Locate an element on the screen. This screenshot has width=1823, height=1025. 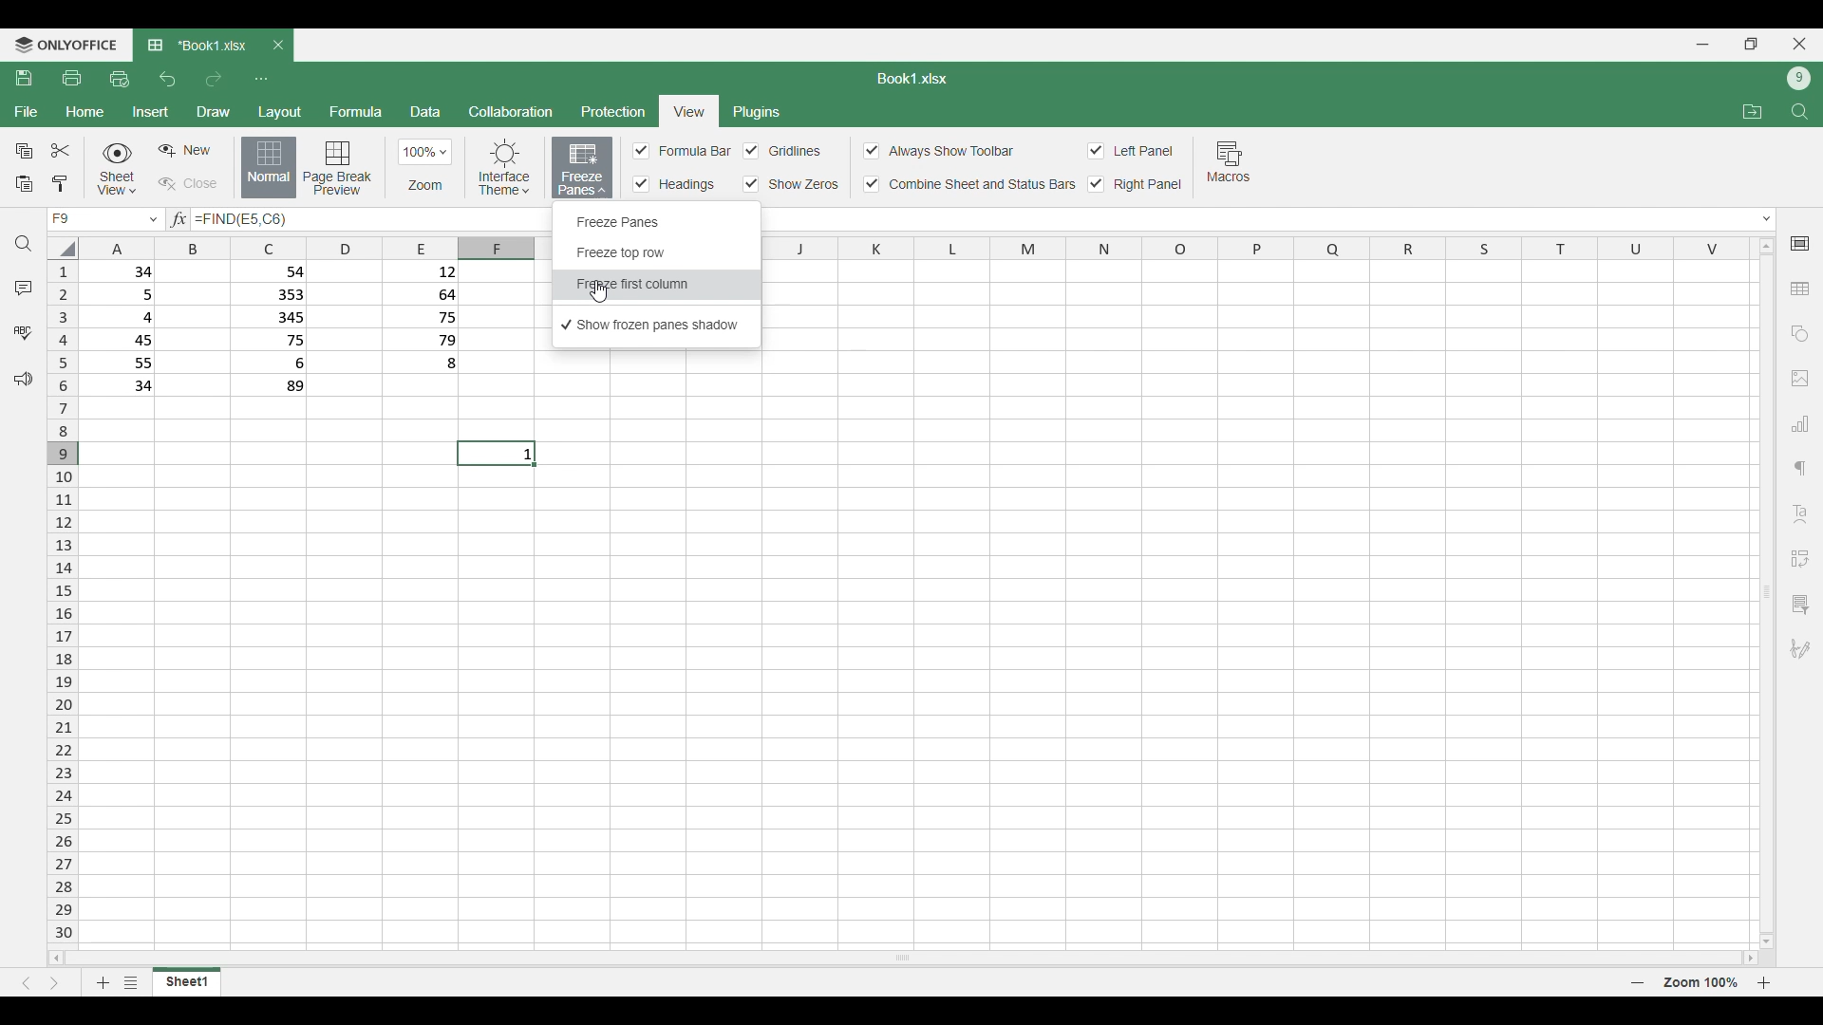
Add image is located at coordinates (1801, 379).